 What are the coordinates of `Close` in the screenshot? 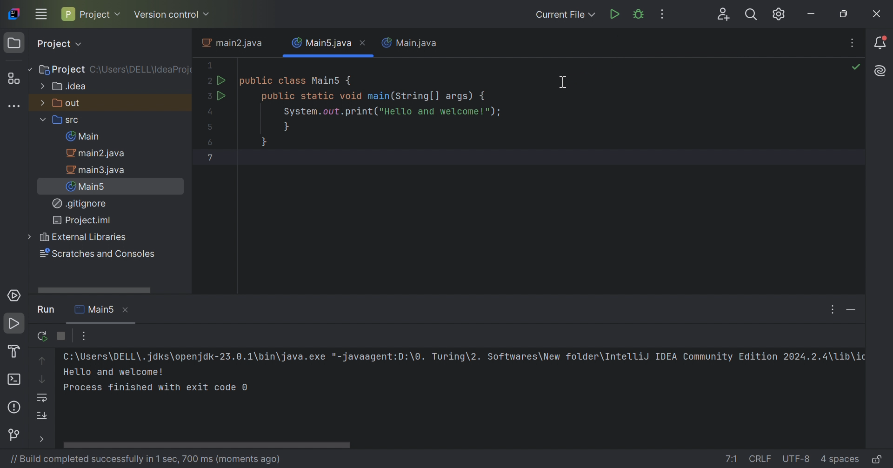 It's located at (366, 44).